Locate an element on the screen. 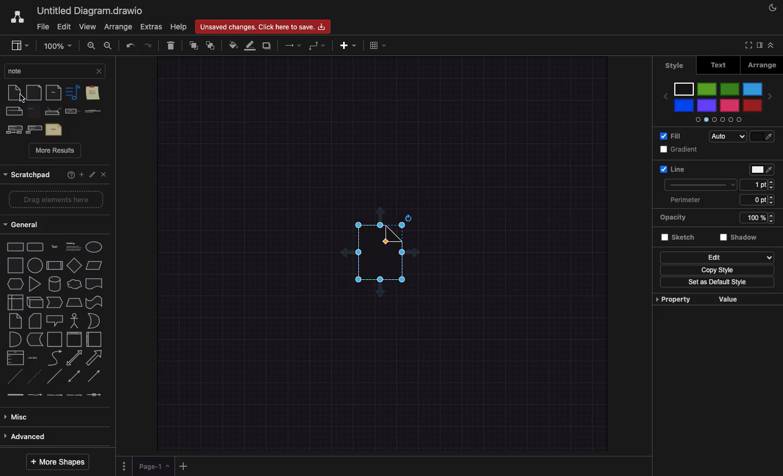 Image resolution: width=783 pixels, height=476 pixels. searched text: note is located at coordinates (47, 70).